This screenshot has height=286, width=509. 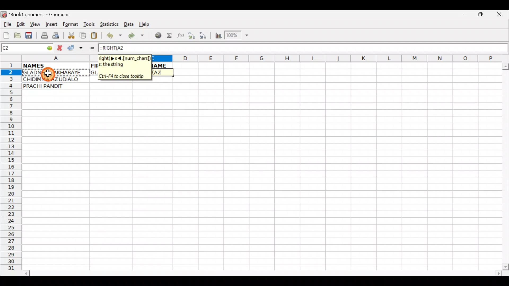 I want to click on GLADNESS AKHARAYE, so click(x=55, y=73).